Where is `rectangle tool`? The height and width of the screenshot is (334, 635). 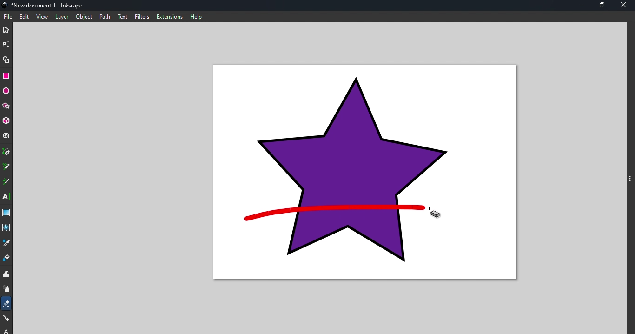
rectangle tool is located at coordinates (7, 75).